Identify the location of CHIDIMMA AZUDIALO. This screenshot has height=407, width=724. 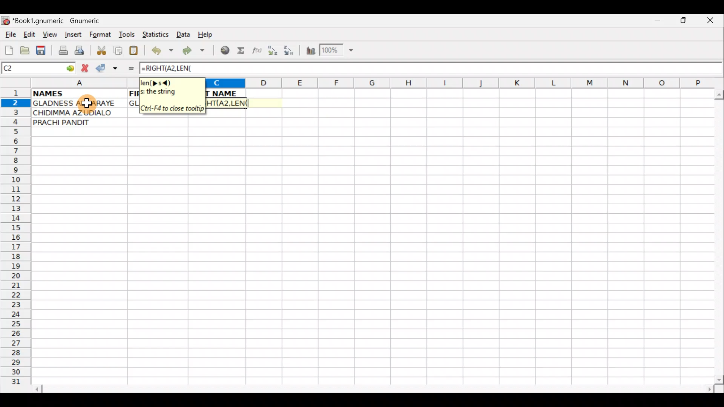
(75, 112).